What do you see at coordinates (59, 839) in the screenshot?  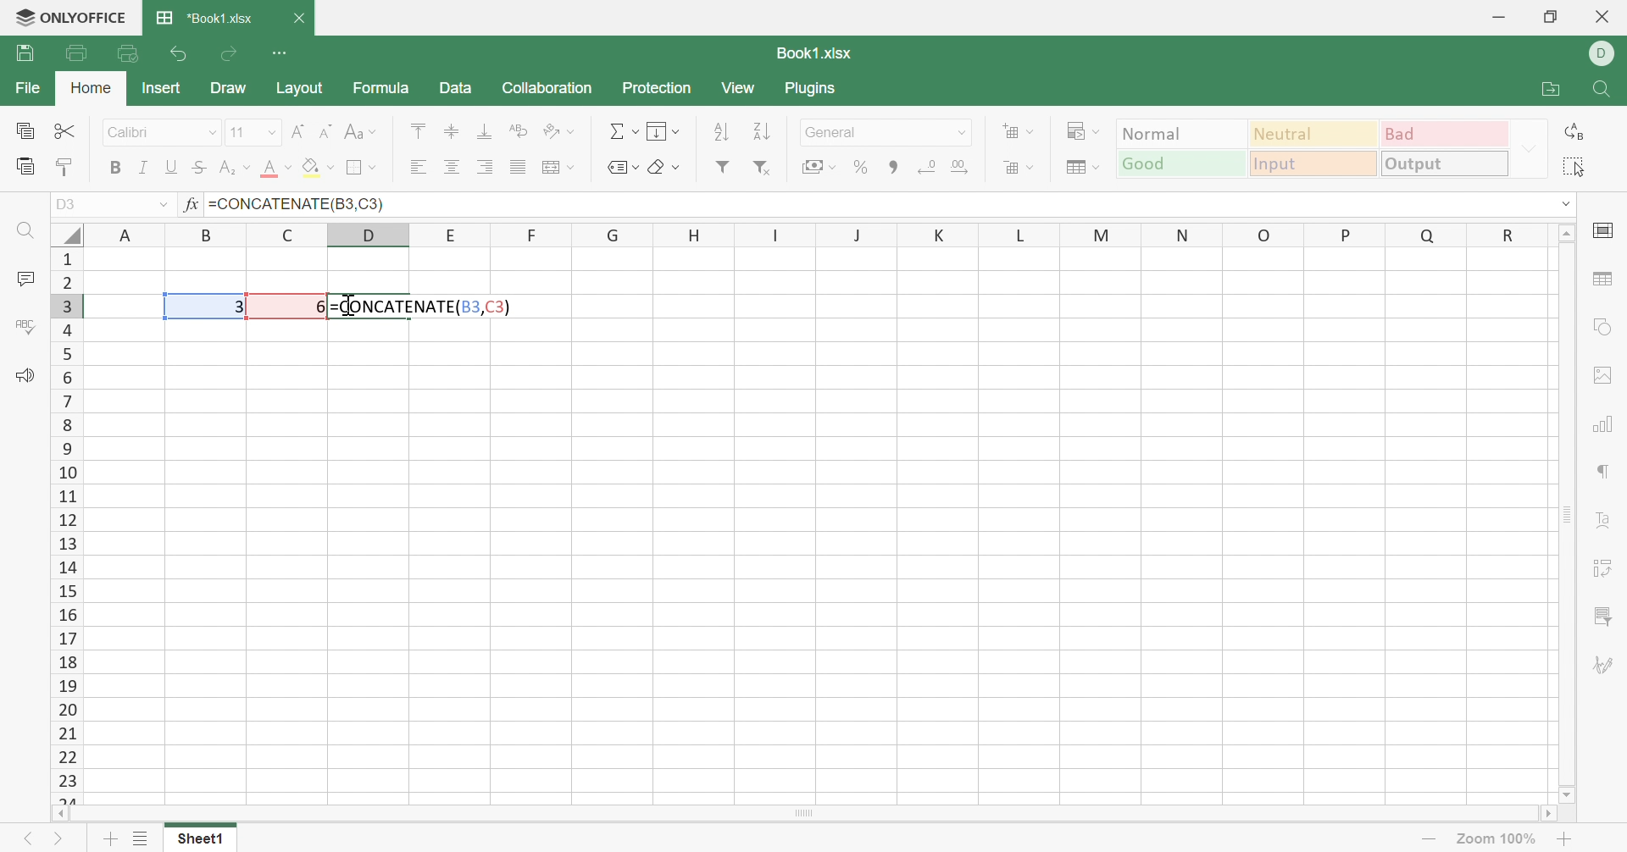 I see `Next` at bounding box center [59, 839].